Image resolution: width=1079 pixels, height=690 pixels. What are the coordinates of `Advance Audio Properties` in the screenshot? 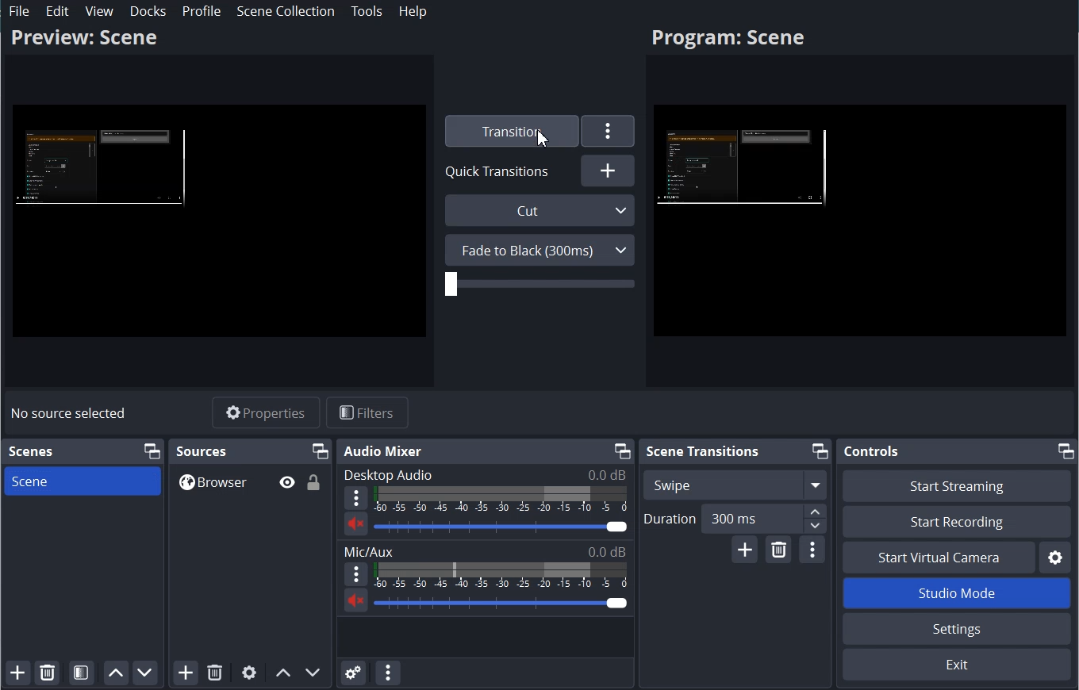 It's located at (353, 673).